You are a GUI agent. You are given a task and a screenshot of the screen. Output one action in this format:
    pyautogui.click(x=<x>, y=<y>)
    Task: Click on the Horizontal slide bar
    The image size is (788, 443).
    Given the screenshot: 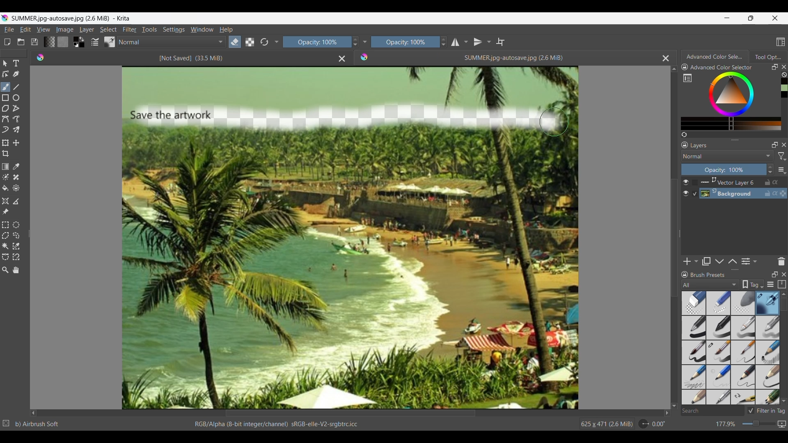 What is the action you would take?
    pyautogui.click(x=350, y=413)
    